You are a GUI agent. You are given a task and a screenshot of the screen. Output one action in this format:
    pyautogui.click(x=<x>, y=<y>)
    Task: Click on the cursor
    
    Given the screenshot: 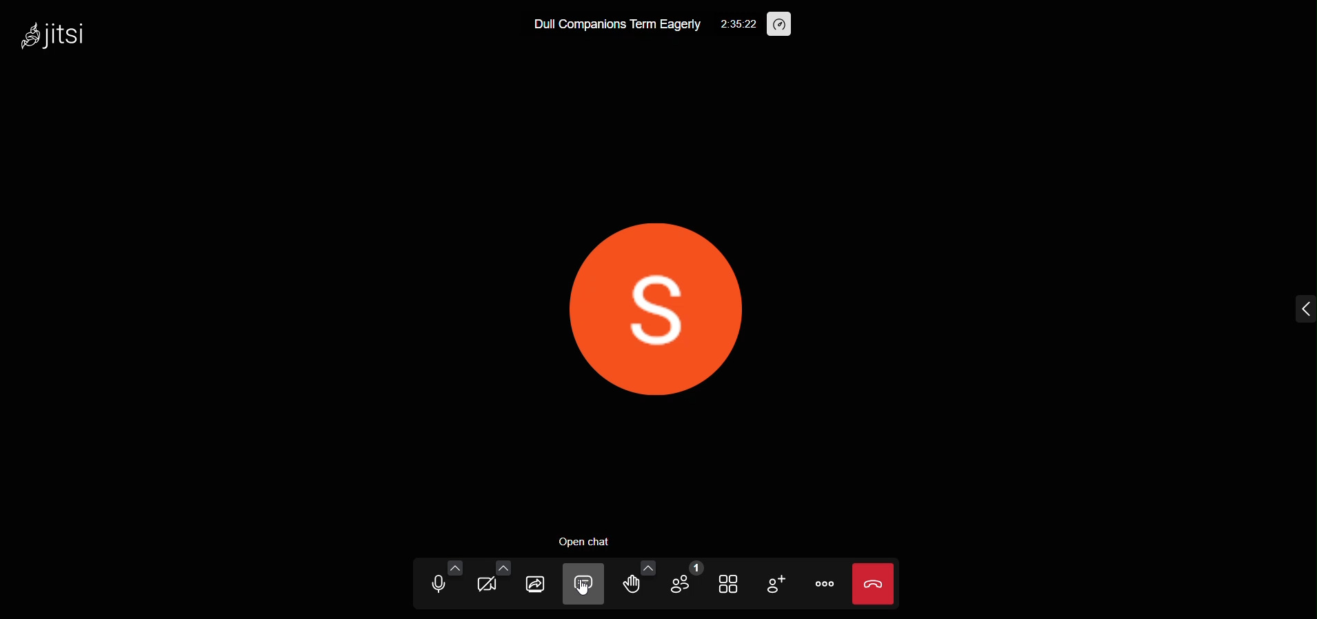 What is the action you would take?
    pyautogui.click(x=586, y=590)
    